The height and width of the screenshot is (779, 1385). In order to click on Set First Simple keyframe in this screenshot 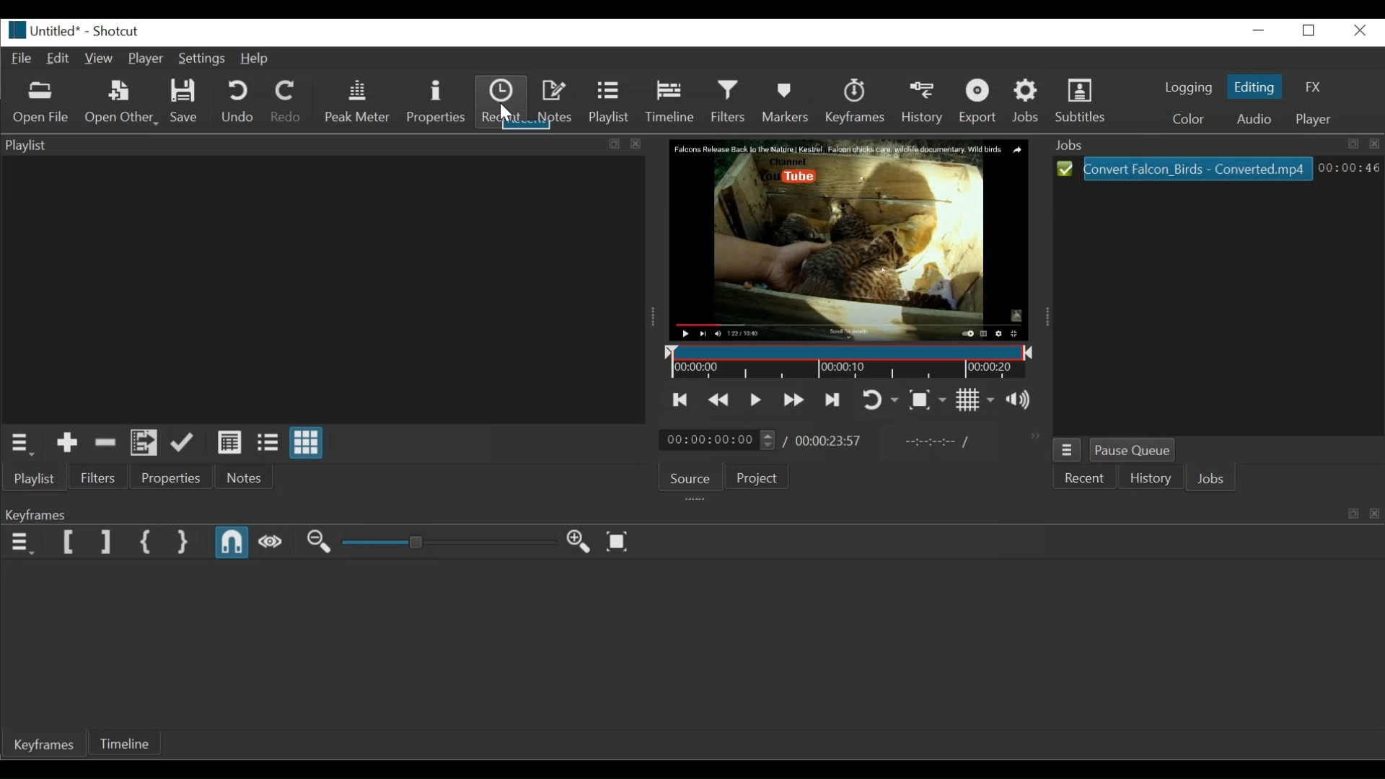, I will do `click(145, 542)`.